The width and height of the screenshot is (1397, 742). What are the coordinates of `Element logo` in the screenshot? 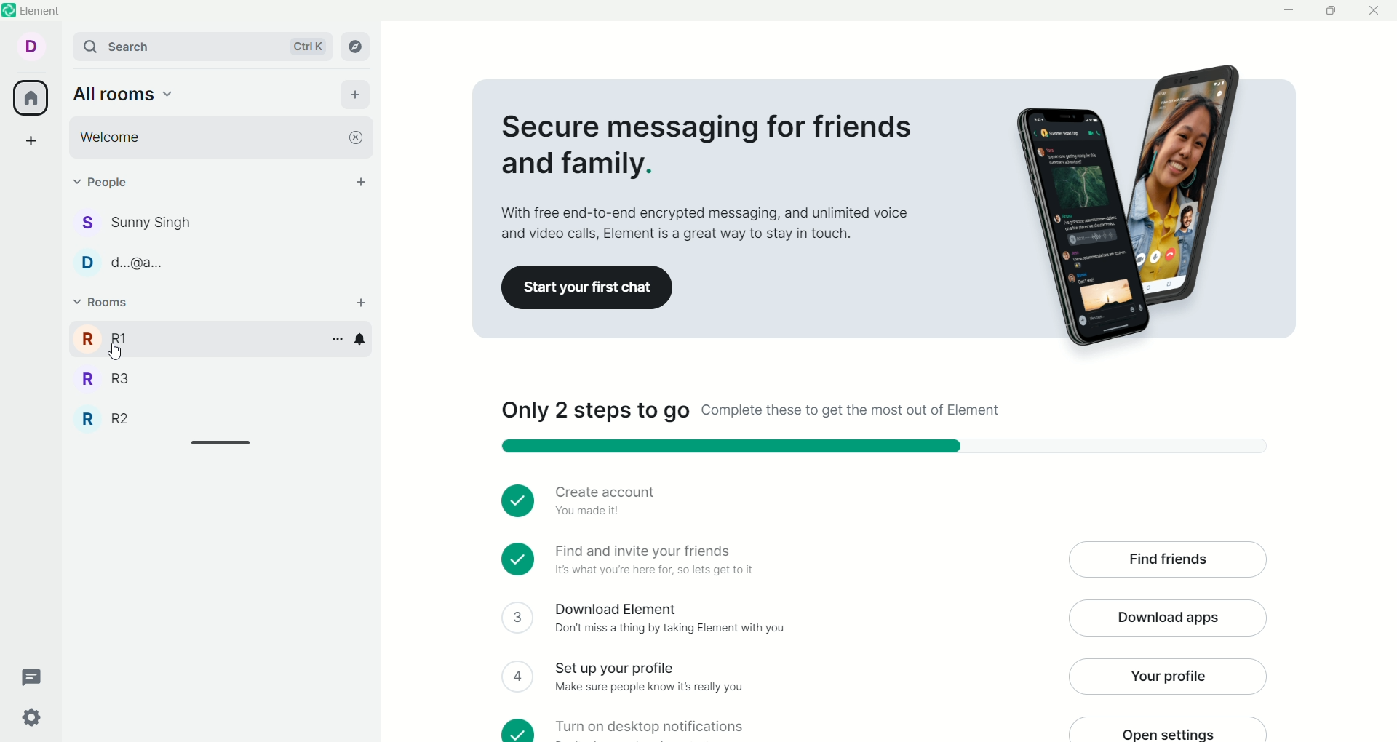 It's located at (9, 10).